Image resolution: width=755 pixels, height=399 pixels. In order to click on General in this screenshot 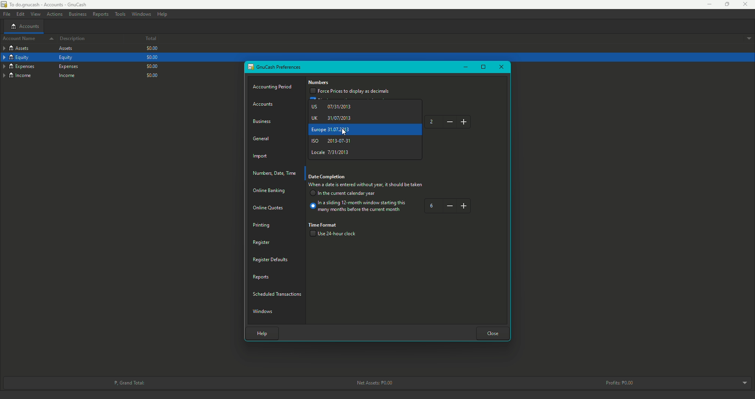, I will do `click(261, 138)`.